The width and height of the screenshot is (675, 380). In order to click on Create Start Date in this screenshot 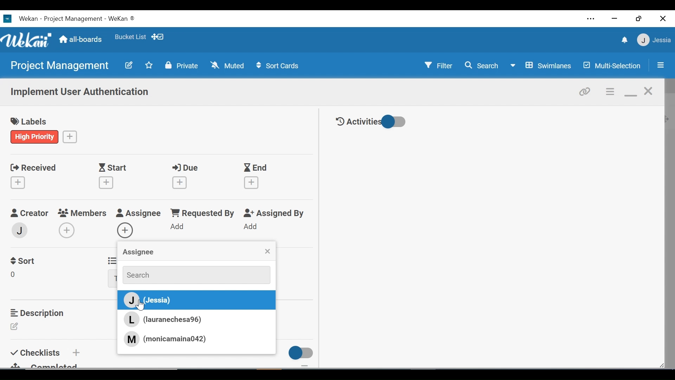, I will do `click(106, 183)`.